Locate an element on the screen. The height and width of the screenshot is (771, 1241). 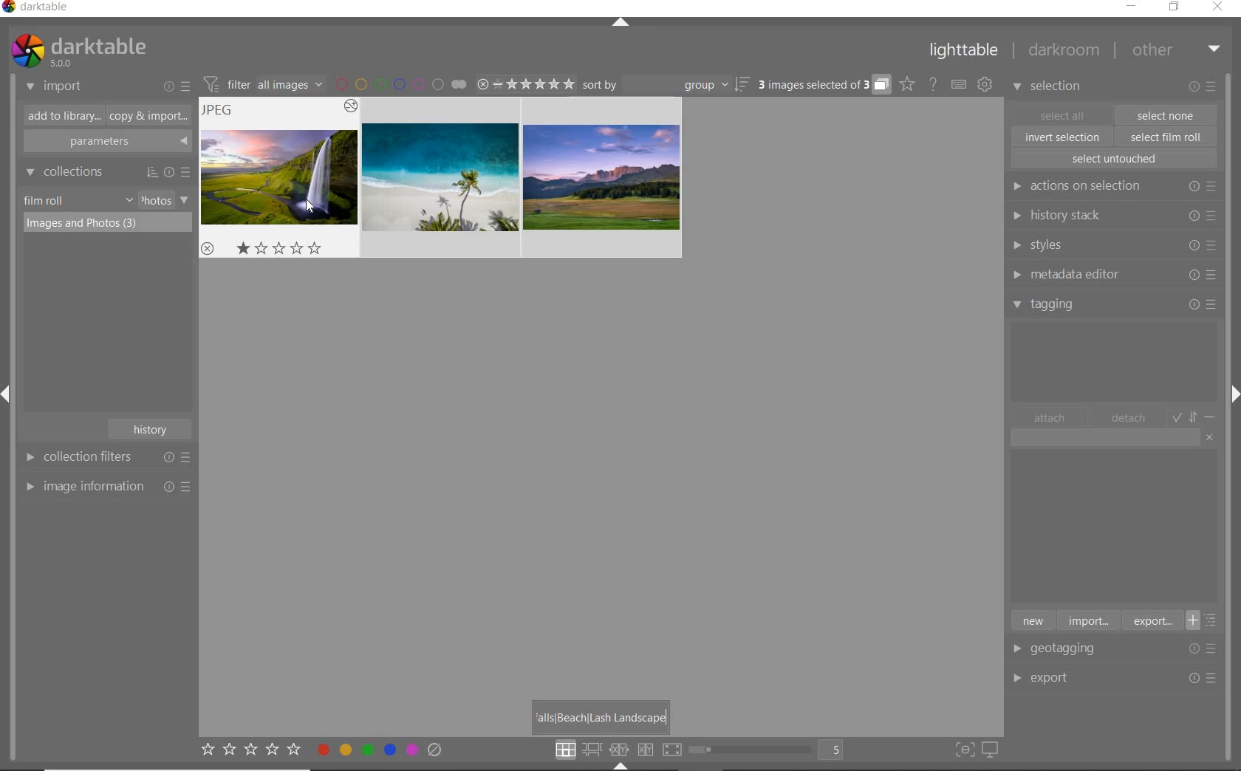
set display profile is located at coordinates (990, 750).